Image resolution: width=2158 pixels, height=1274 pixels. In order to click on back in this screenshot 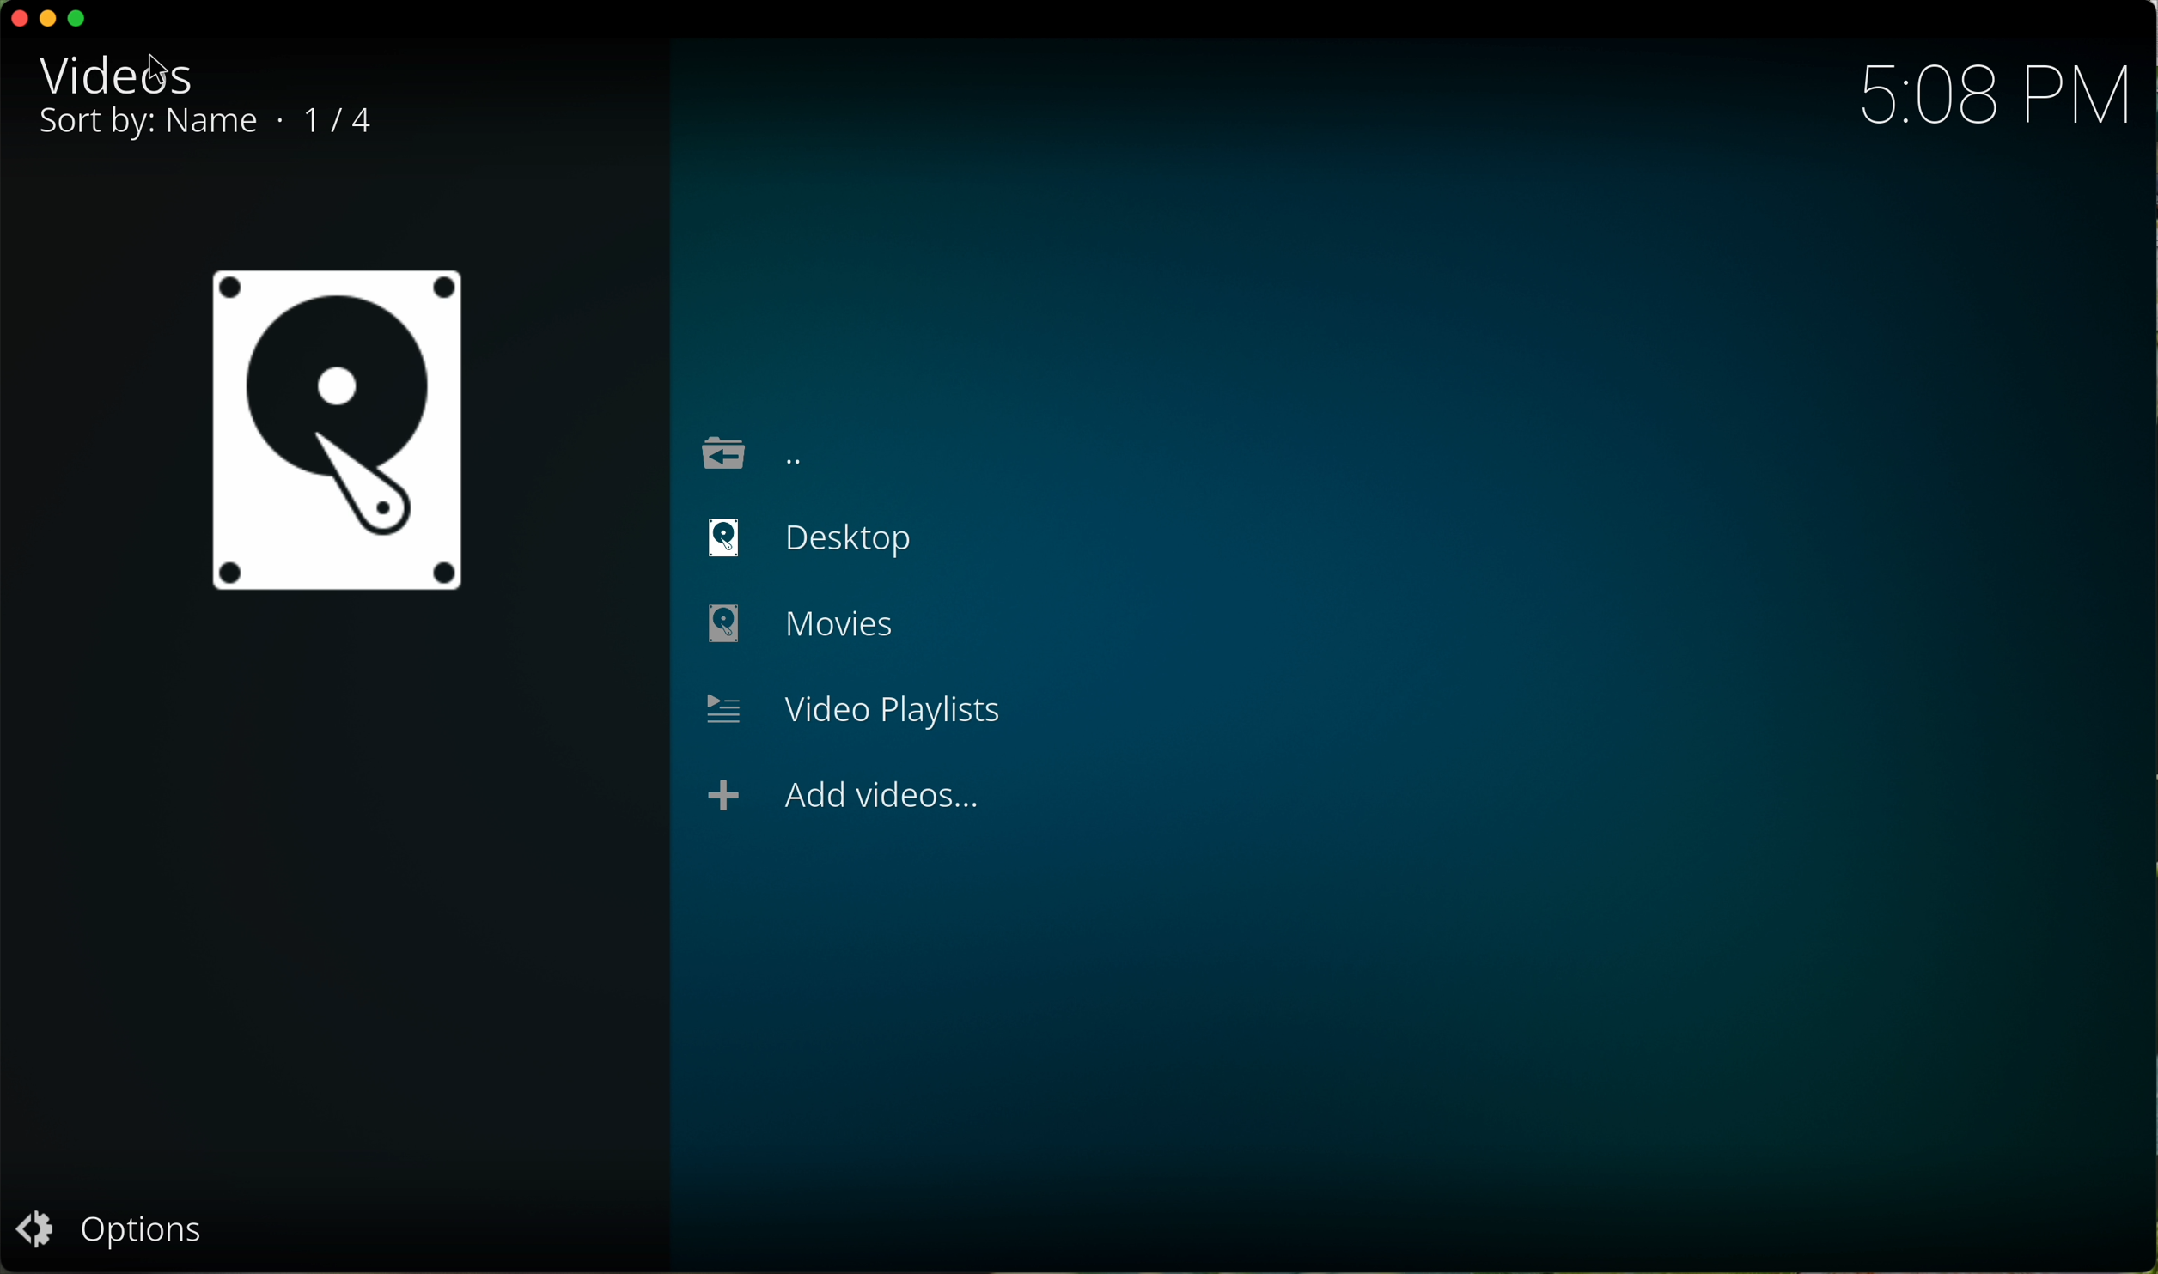, I will do `click(800, 621)`.